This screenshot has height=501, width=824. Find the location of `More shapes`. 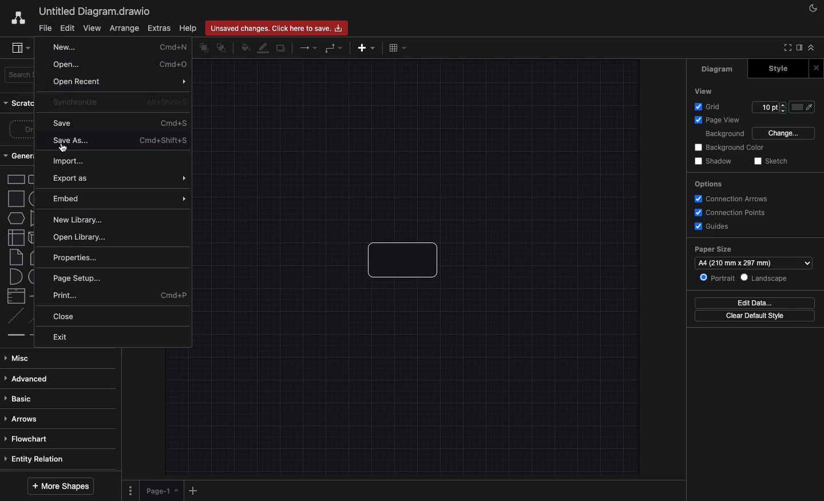

More shapes is located at coordinates (60, 486).